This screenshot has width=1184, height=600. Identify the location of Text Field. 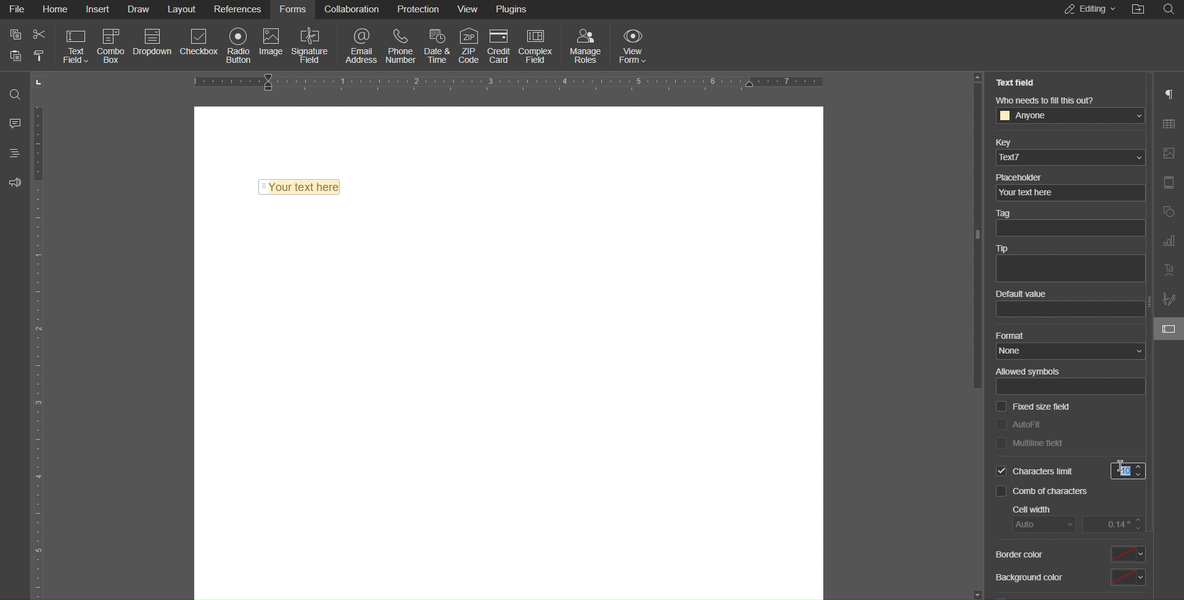
(1019, 83).